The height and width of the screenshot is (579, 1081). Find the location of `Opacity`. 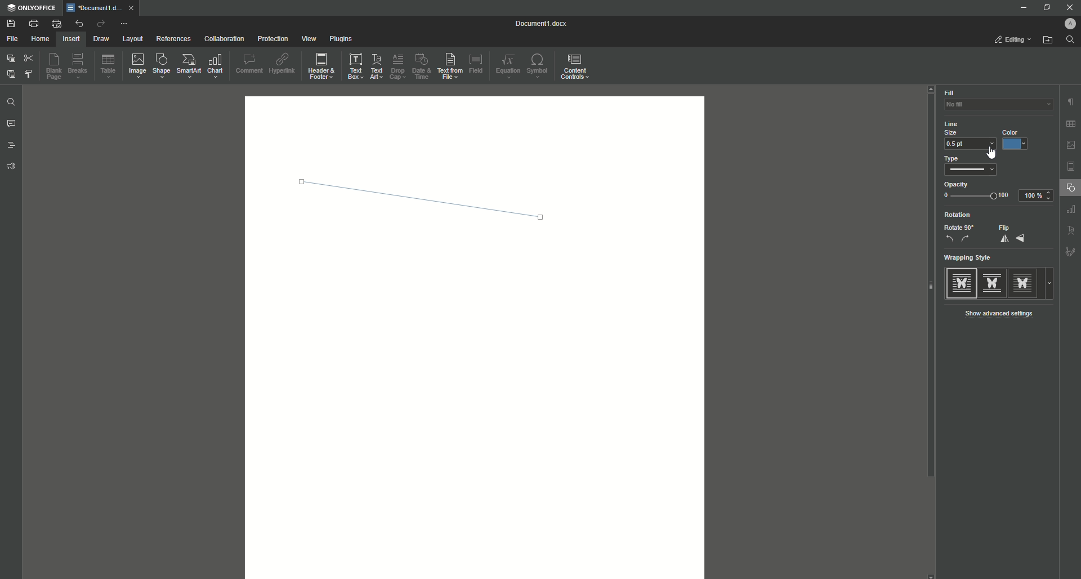

Opacity is located at coordinates (976, 191).